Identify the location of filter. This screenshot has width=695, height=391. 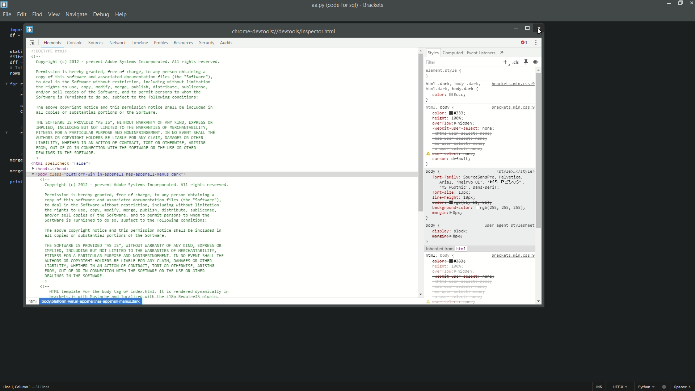
(433, 62).